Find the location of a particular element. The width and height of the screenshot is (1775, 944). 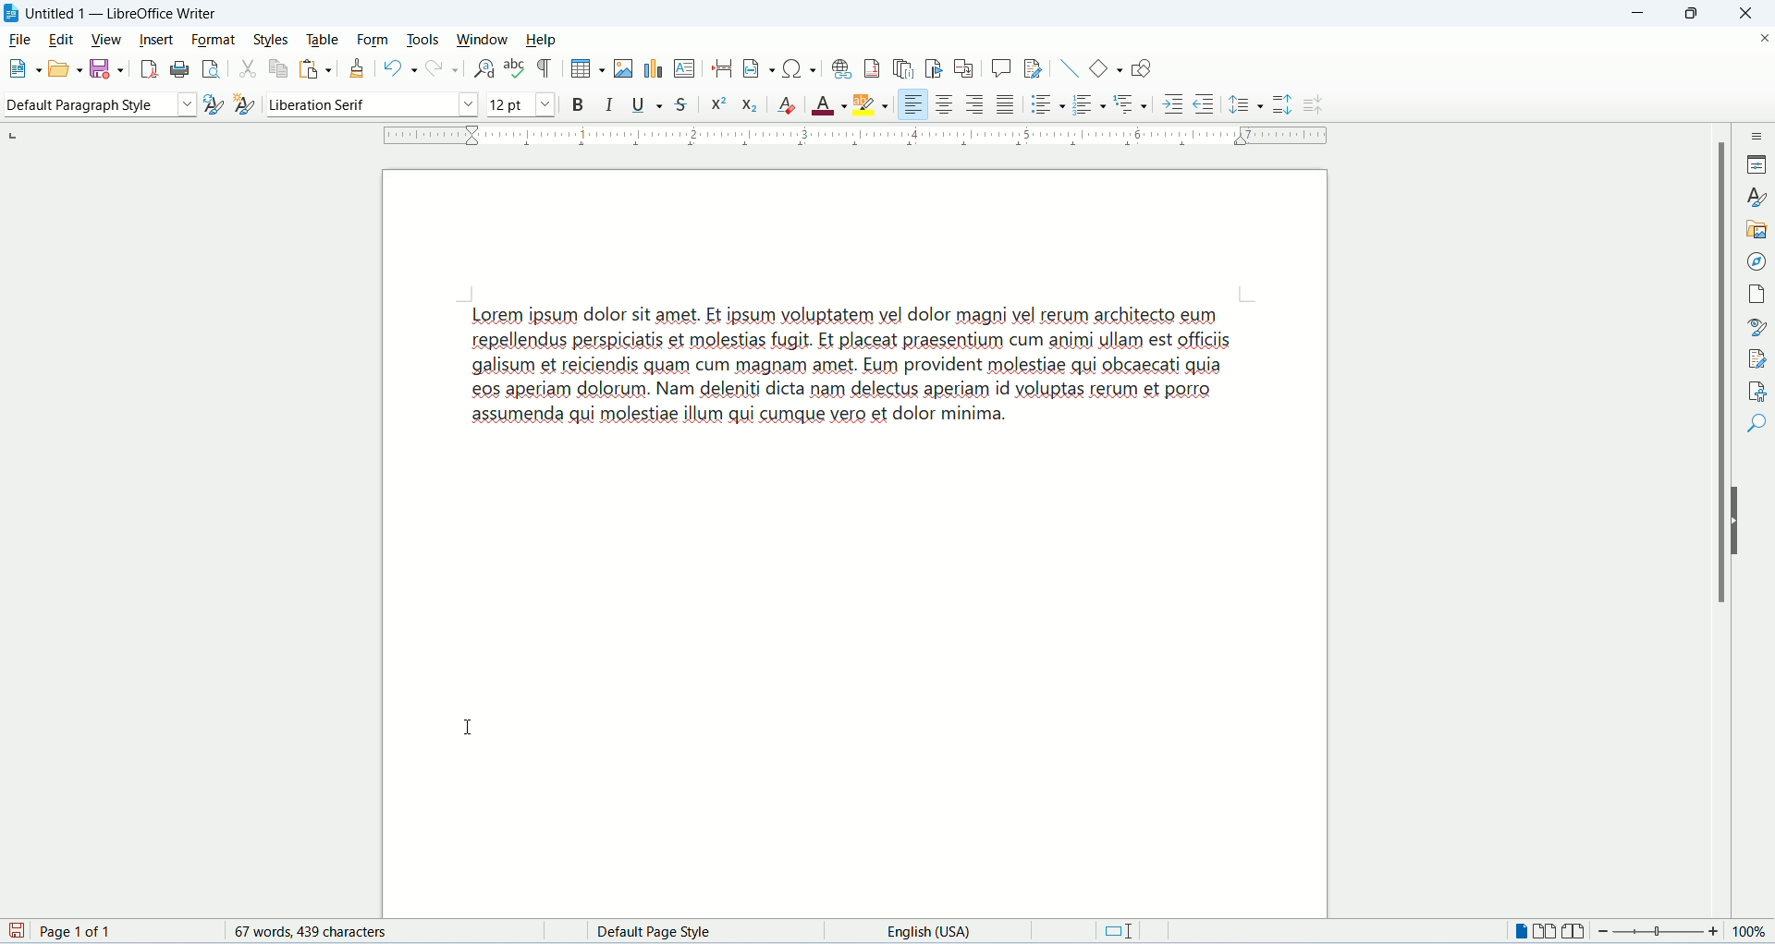

undo is located at coordinates (388, 69).